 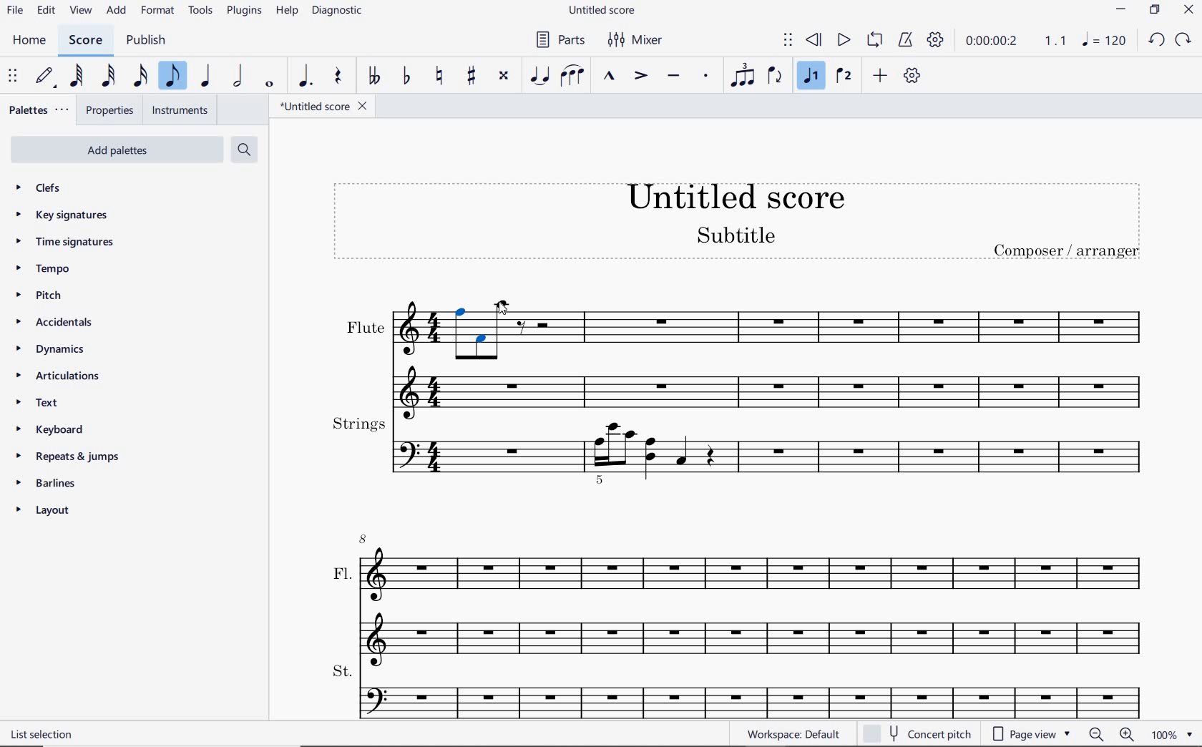 I want to click on PLAY, so click(x=844, y=39).